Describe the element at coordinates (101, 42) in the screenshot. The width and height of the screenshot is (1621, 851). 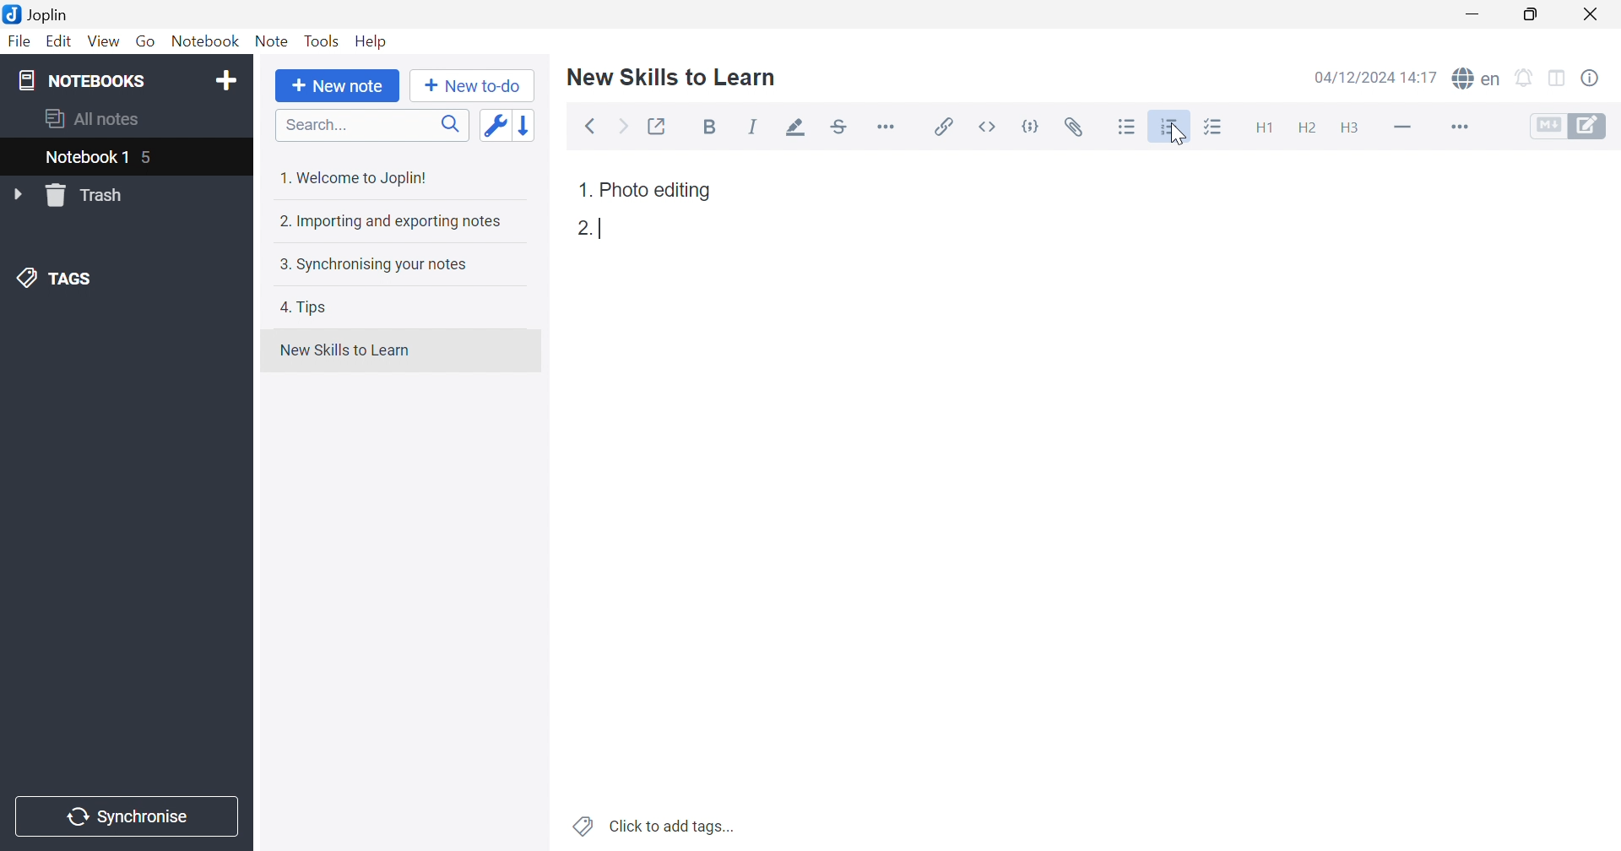
I see `View` at that location.